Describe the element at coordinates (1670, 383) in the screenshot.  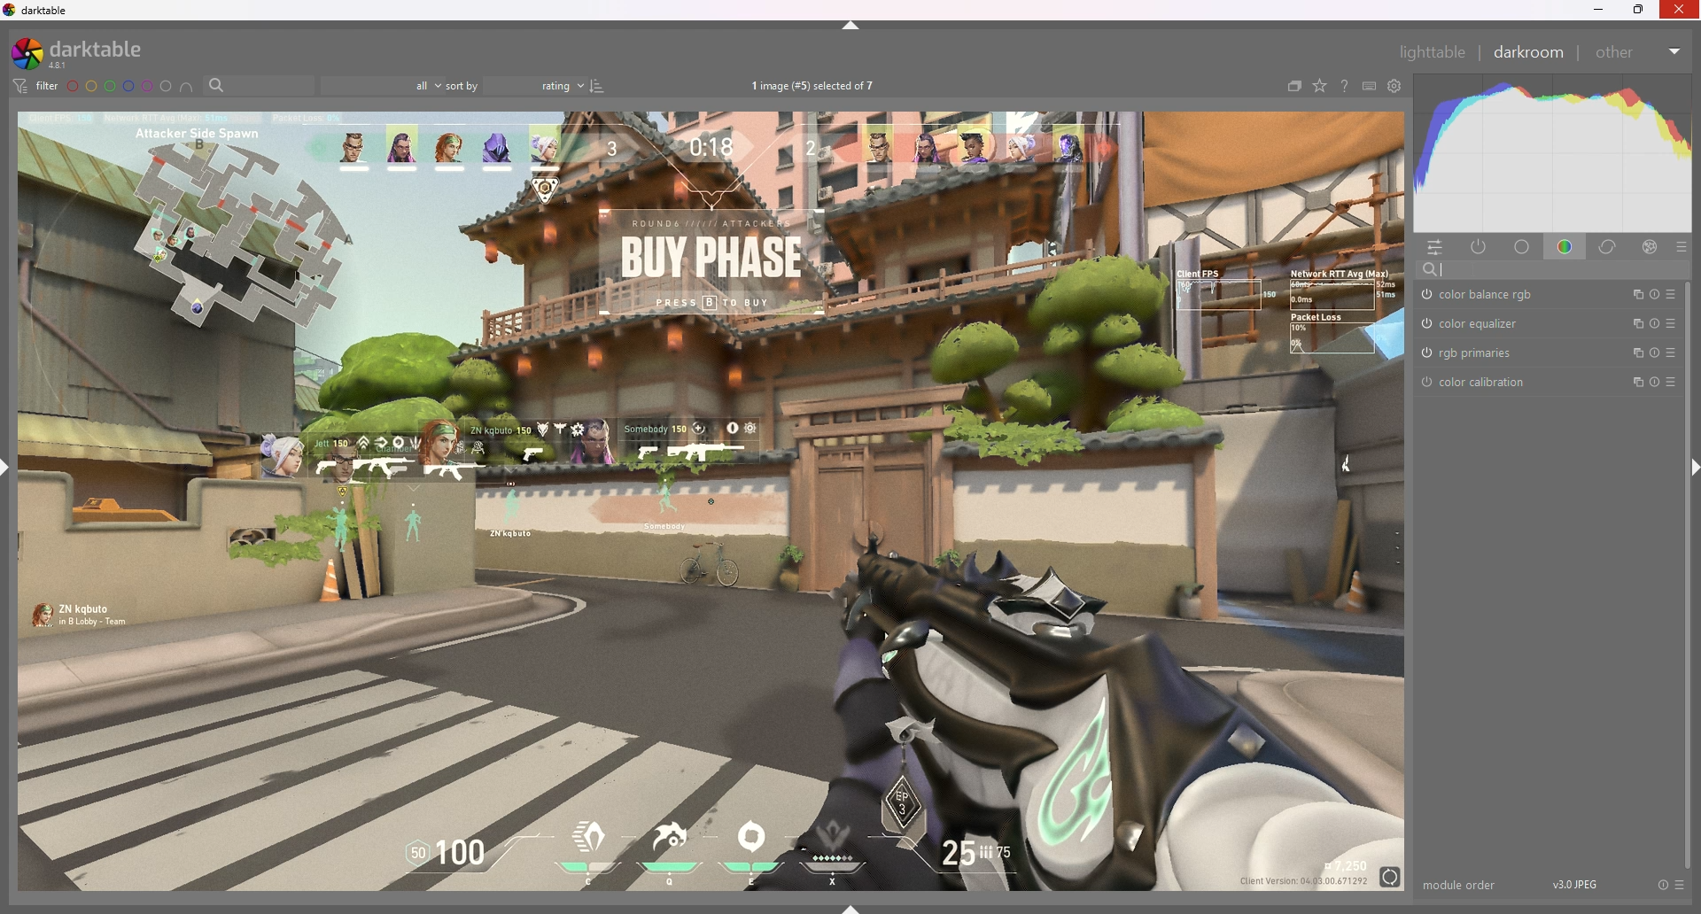
I see `presets` at that location.